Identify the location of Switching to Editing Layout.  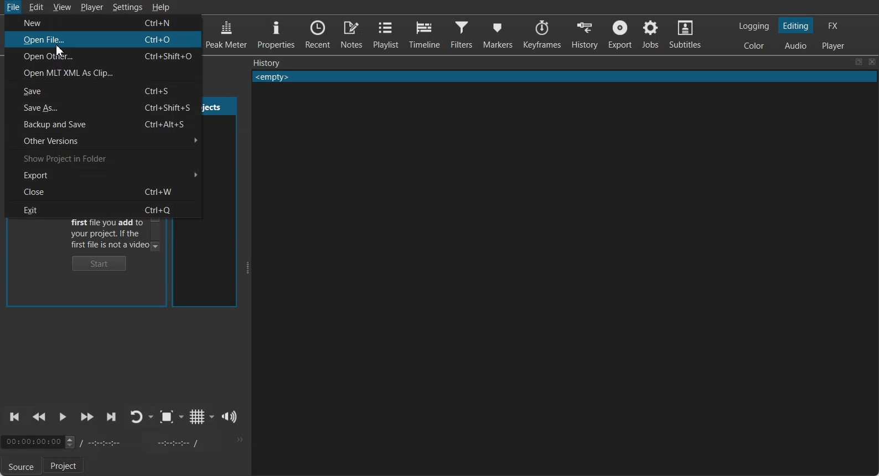
(795, 25).